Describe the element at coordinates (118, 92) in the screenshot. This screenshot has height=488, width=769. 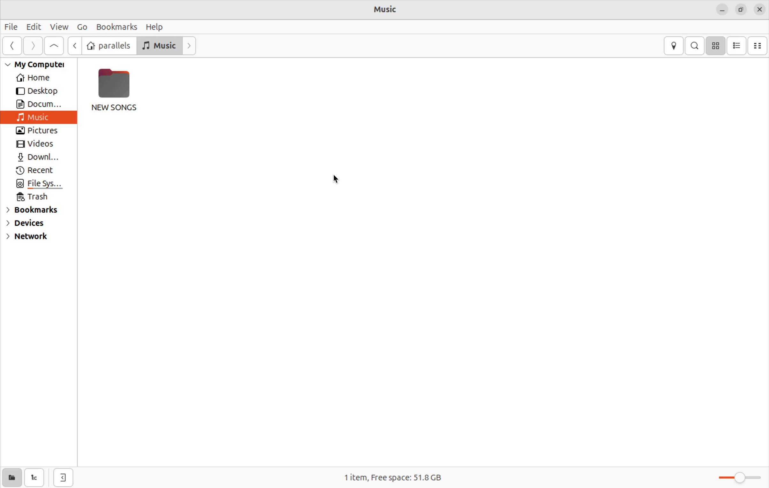
I see `NEW SONGS` at that location.